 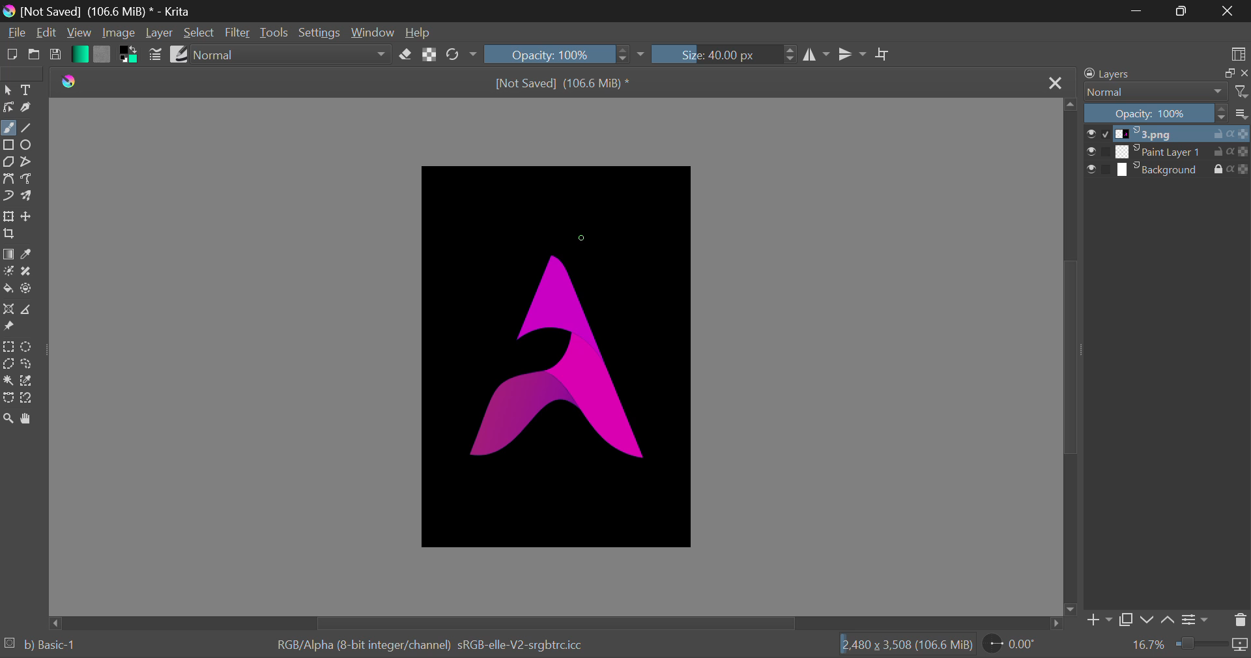 I want to click on Brush Settings, so click(x=156, y=54).